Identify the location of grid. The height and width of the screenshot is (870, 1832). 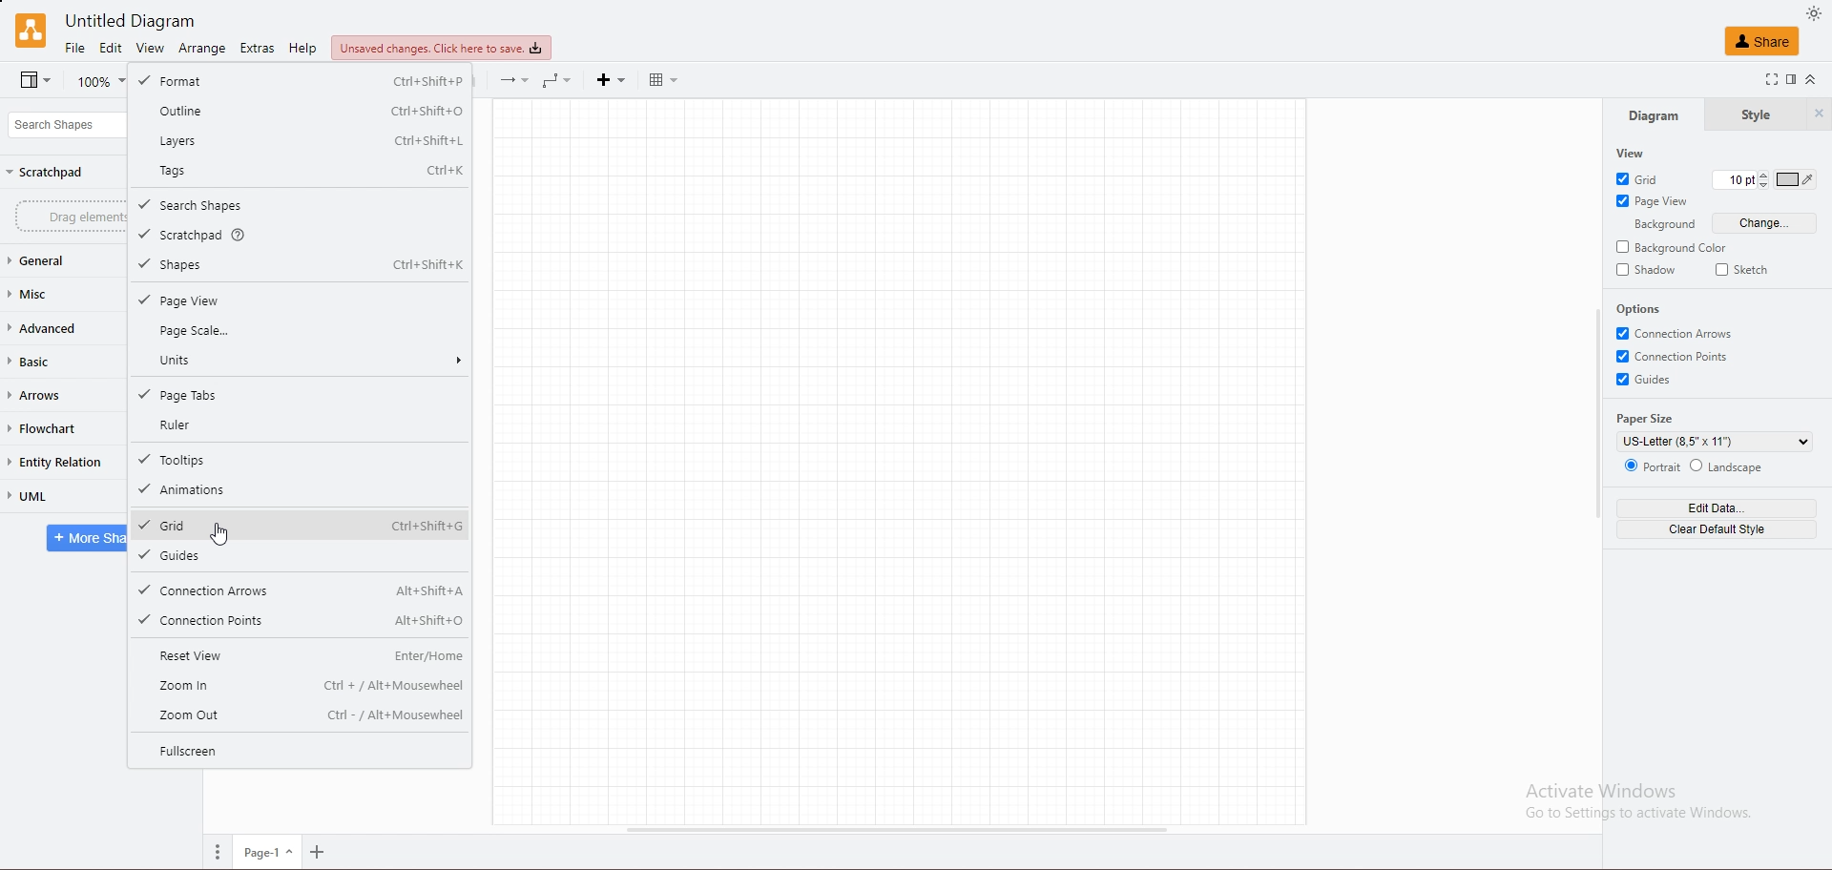
(1645, 177).